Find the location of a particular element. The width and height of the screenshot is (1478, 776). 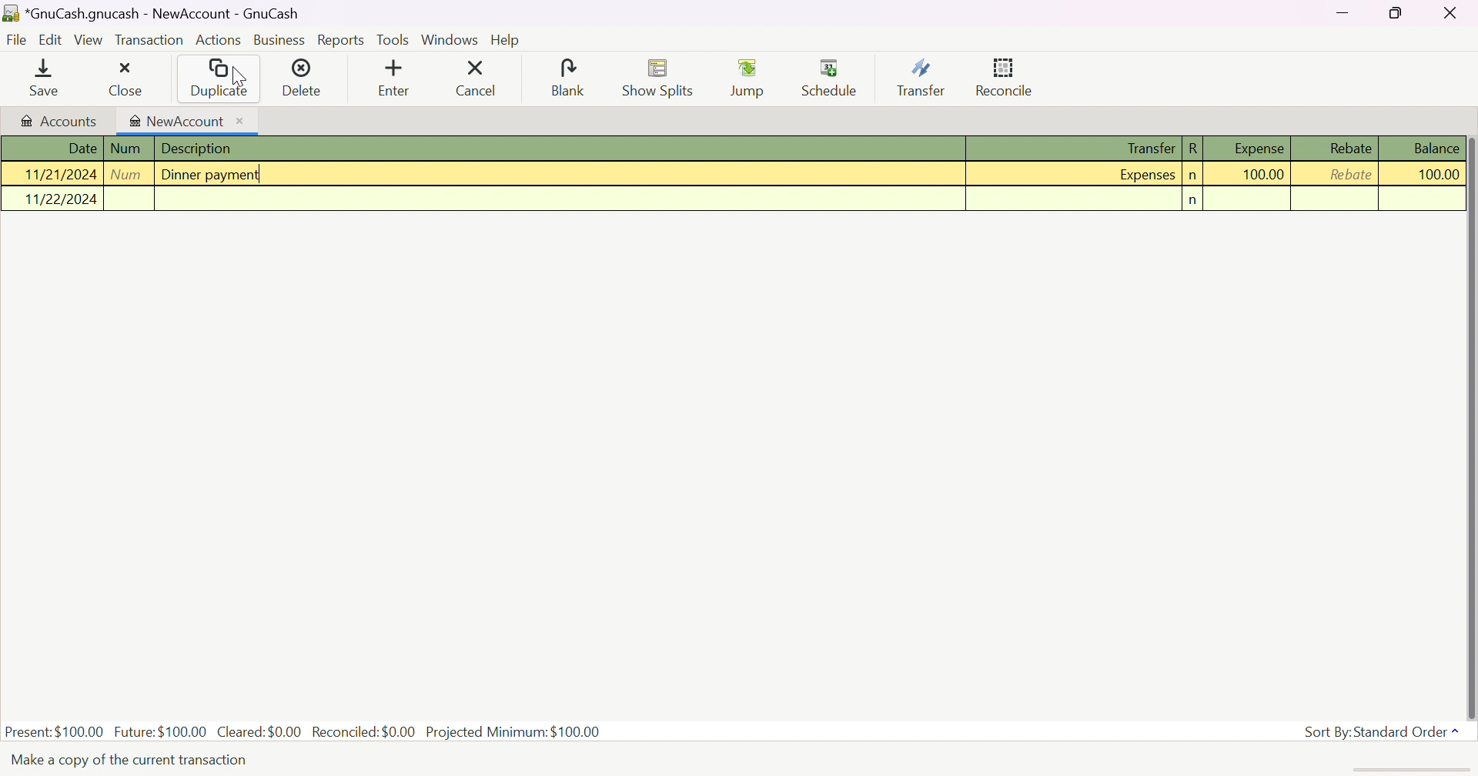

View is located at coordinates (89, 40).